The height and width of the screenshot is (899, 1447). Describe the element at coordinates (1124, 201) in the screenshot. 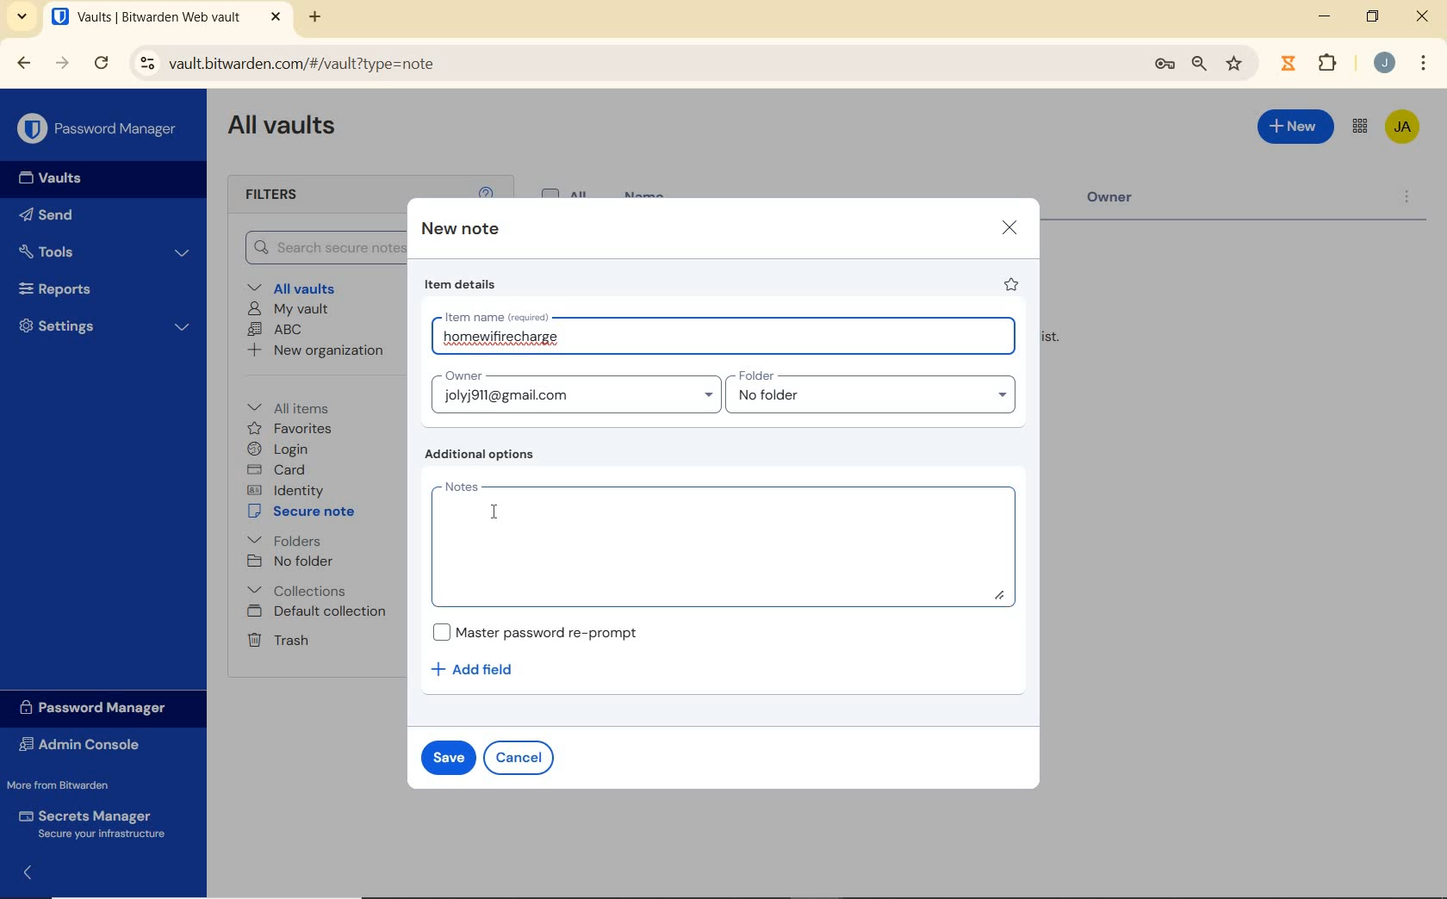

I see `Owner` at that location.